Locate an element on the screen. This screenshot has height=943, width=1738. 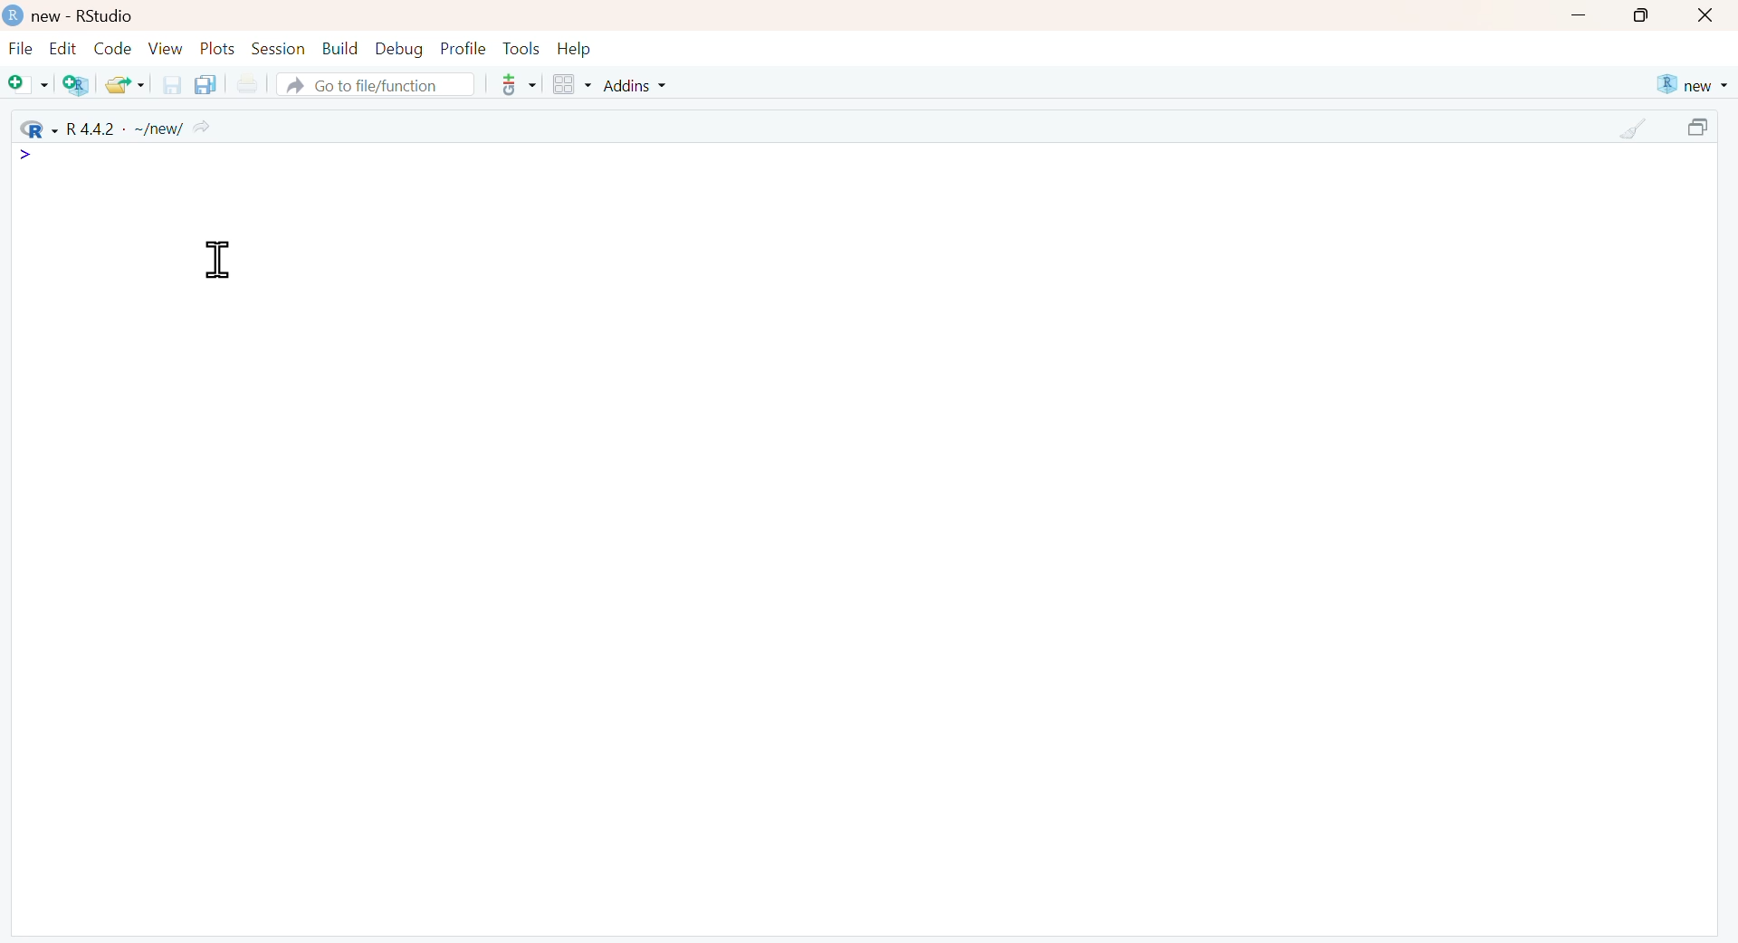
Edit is located at coordinates (62, 49).